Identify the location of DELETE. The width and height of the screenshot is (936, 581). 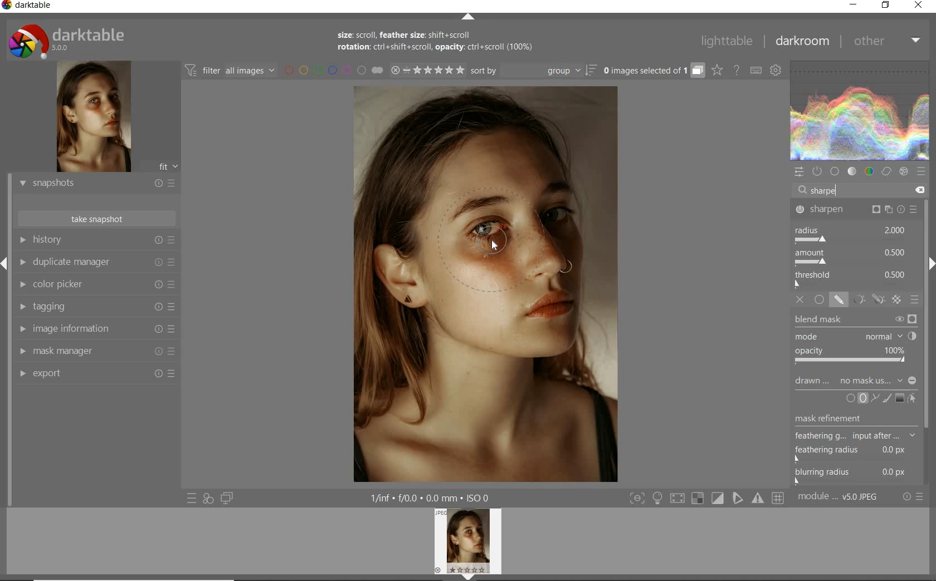
(918, 190).